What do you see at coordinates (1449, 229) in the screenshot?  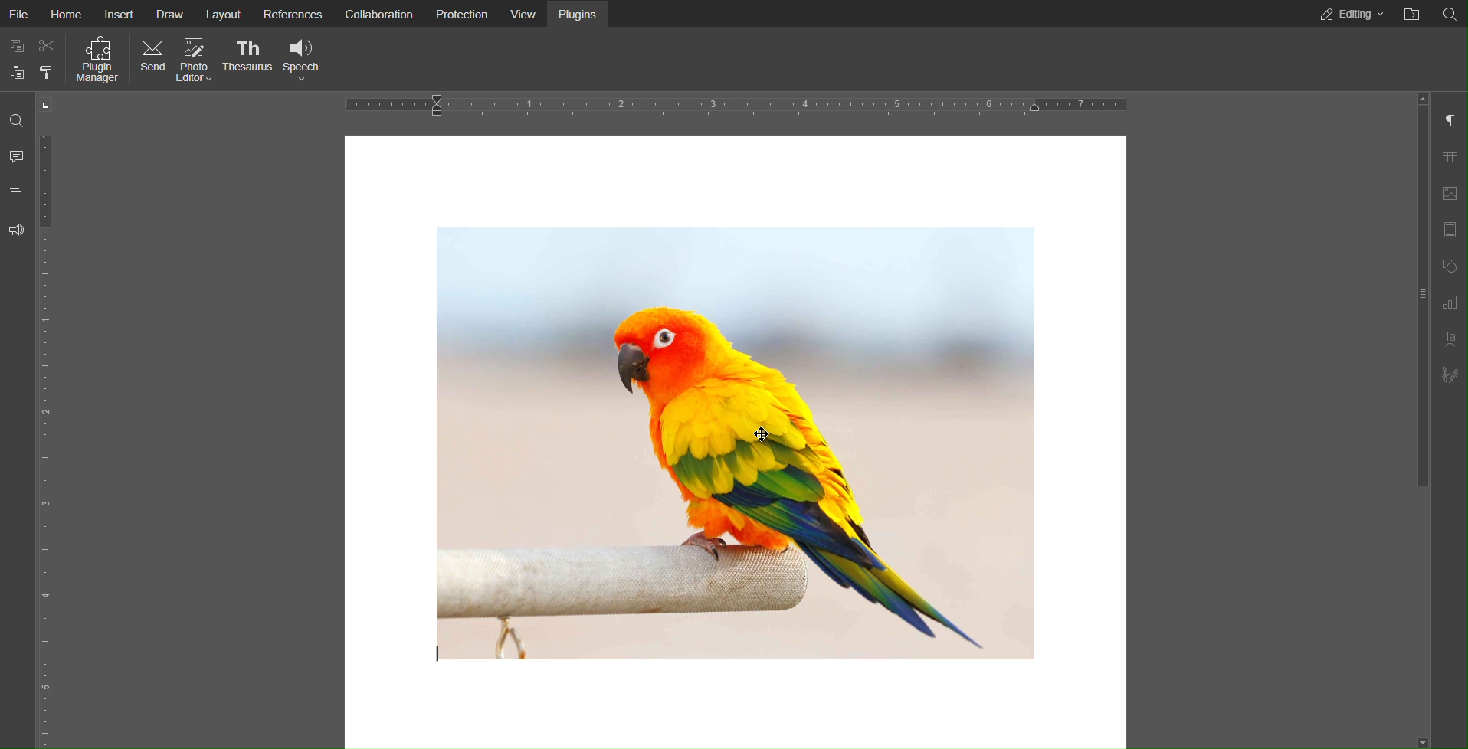 I see `Header Footer` at bounding box center [1449, 229].